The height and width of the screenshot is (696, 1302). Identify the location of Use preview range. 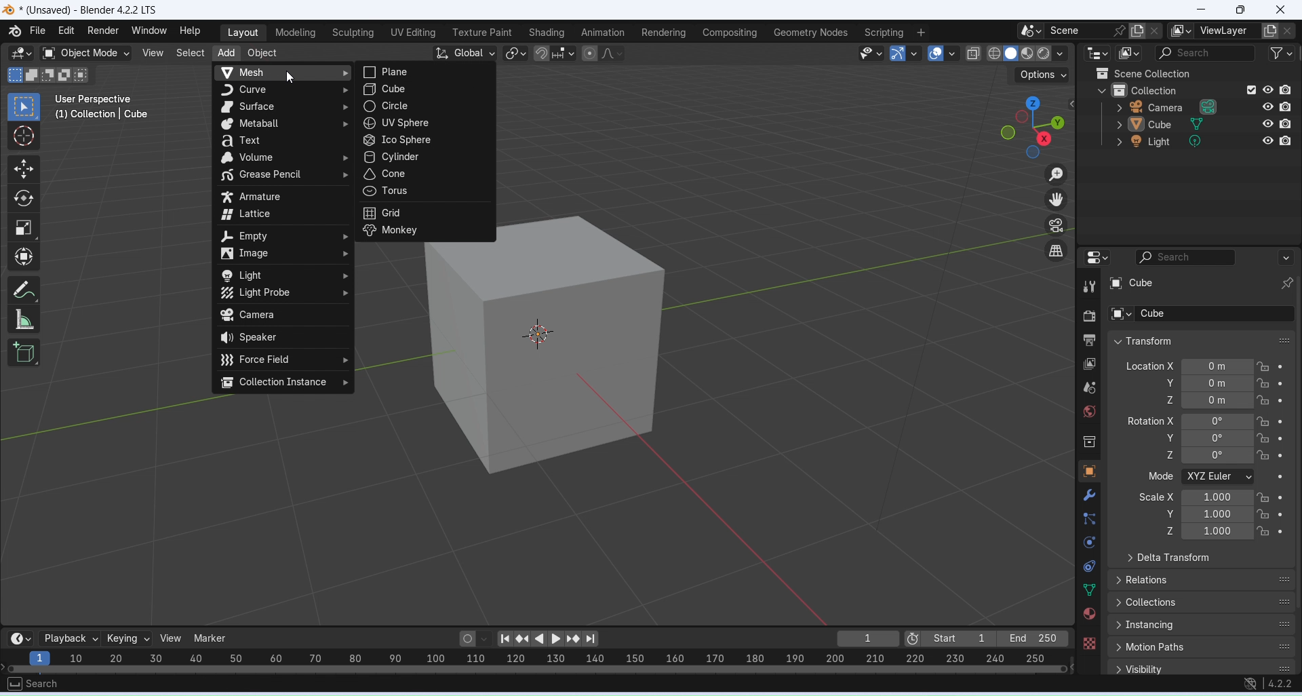
(913, 638).